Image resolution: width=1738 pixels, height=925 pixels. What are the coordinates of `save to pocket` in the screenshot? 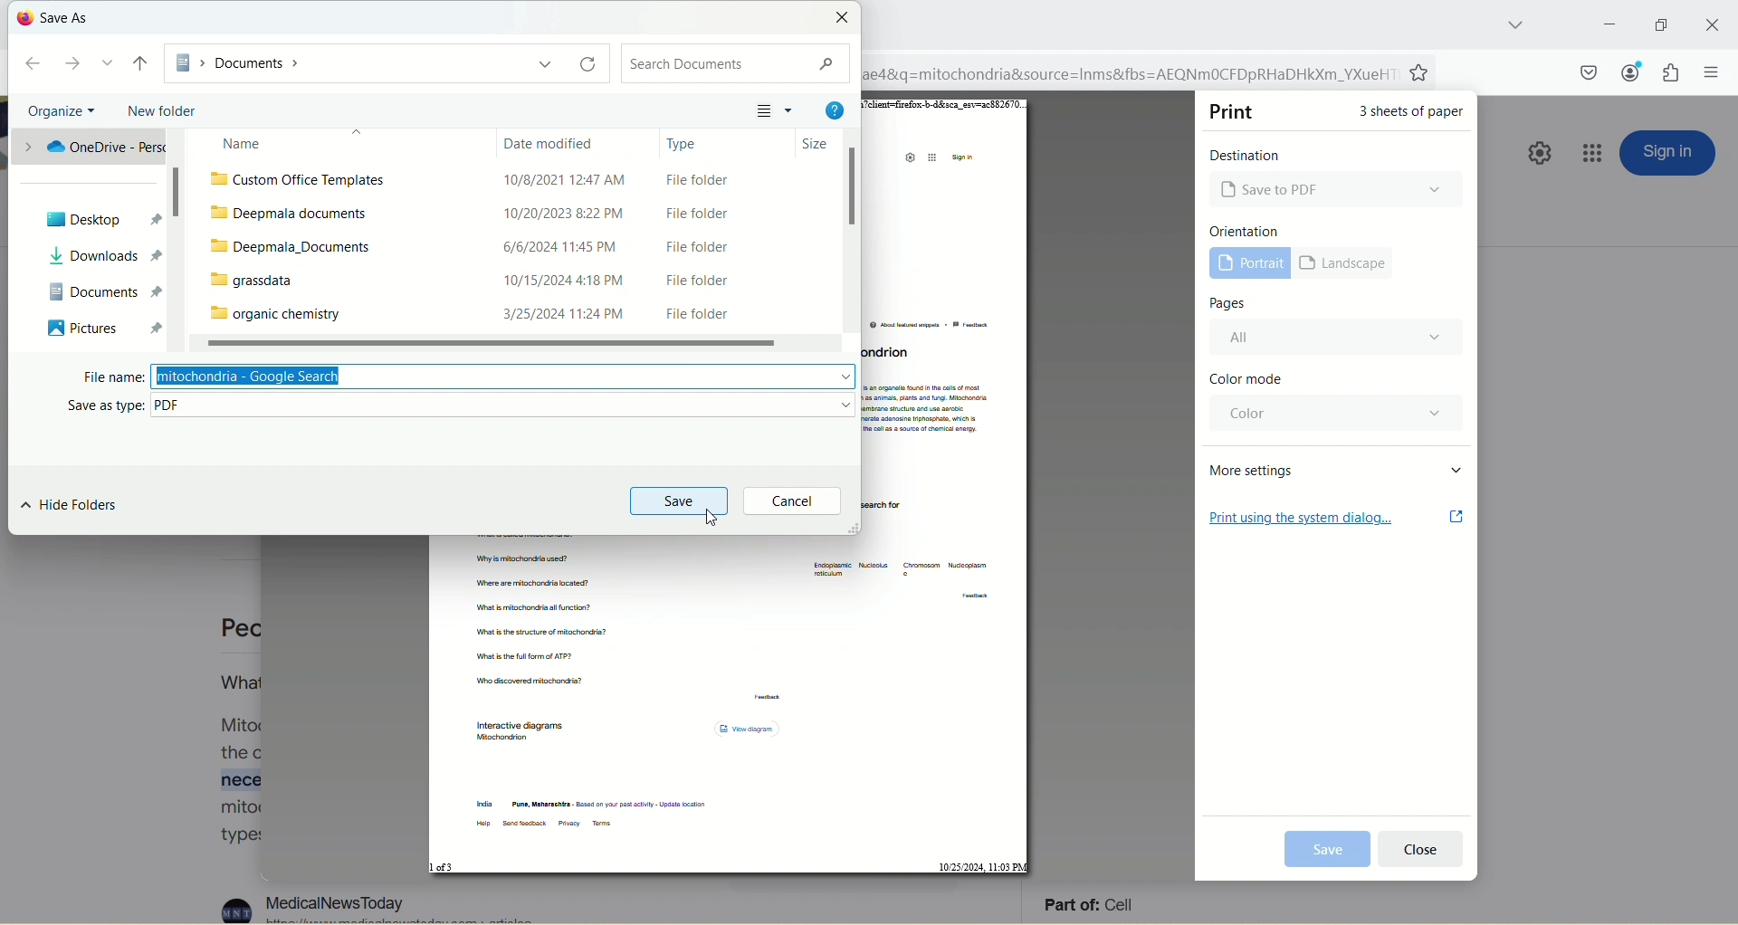 It's located at (1588, 72).